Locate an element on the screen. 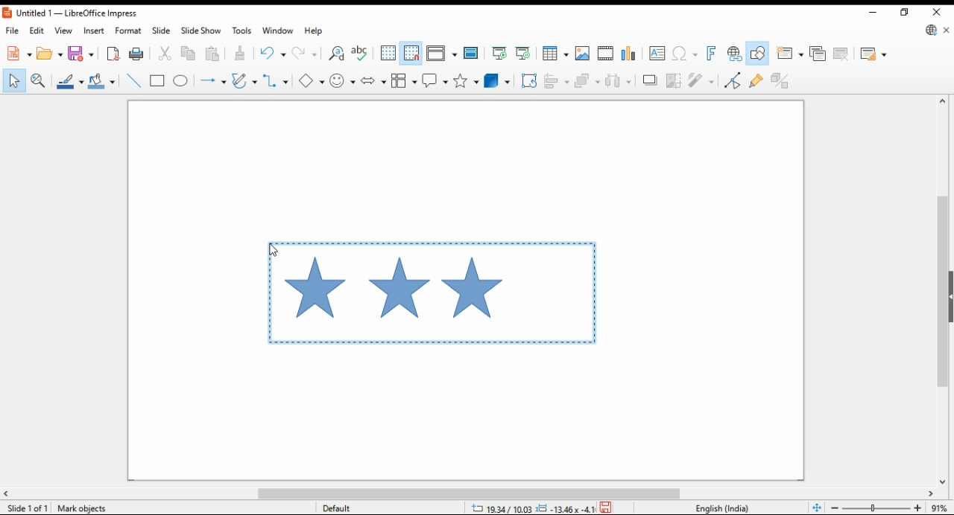 The width and height of the screenshot is (954, 515). insert charts is located at coordinates (629, 54).